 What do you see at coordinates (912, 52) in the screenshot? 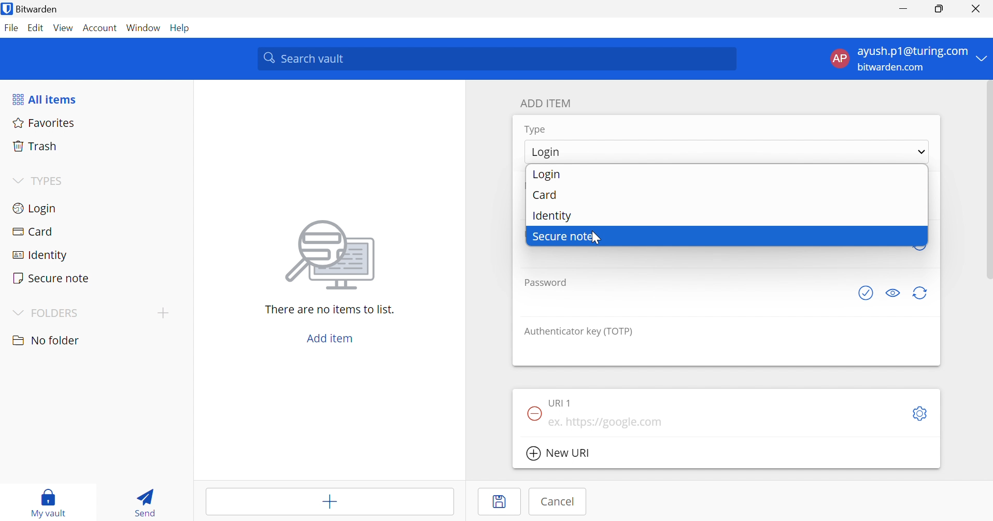
I see `ayush.p1@turing.com` at bounding box center [912, 52].